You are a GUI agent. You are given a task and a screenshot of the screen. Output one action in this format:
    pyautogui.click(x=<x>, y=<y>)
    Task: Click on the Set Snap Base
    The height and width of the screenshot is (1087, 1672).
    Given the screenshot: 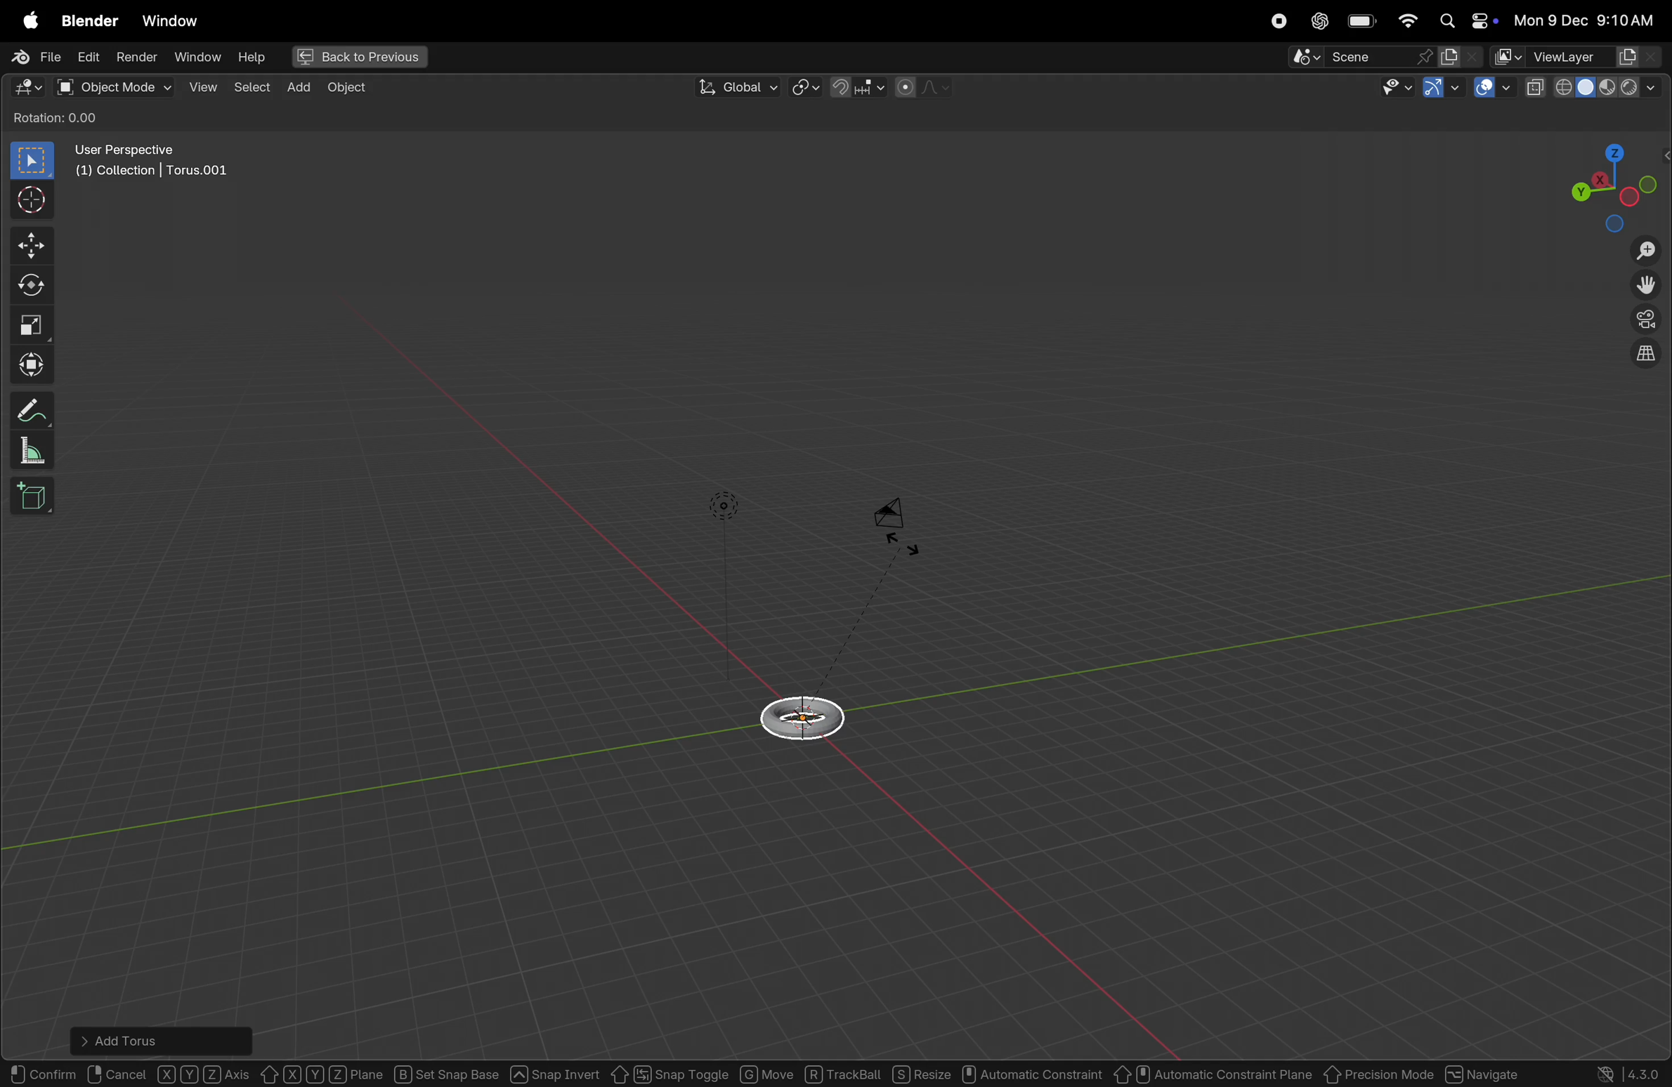 What is the action you would take?
    pyautogui.click(x=448, y=1071)
    